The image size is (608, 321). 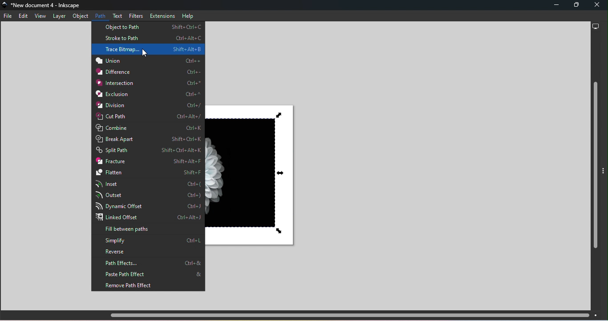 What do you see at coordinates (148, 83) in the screenshot?
I see `Interaction` at bounding box center [148, 83].